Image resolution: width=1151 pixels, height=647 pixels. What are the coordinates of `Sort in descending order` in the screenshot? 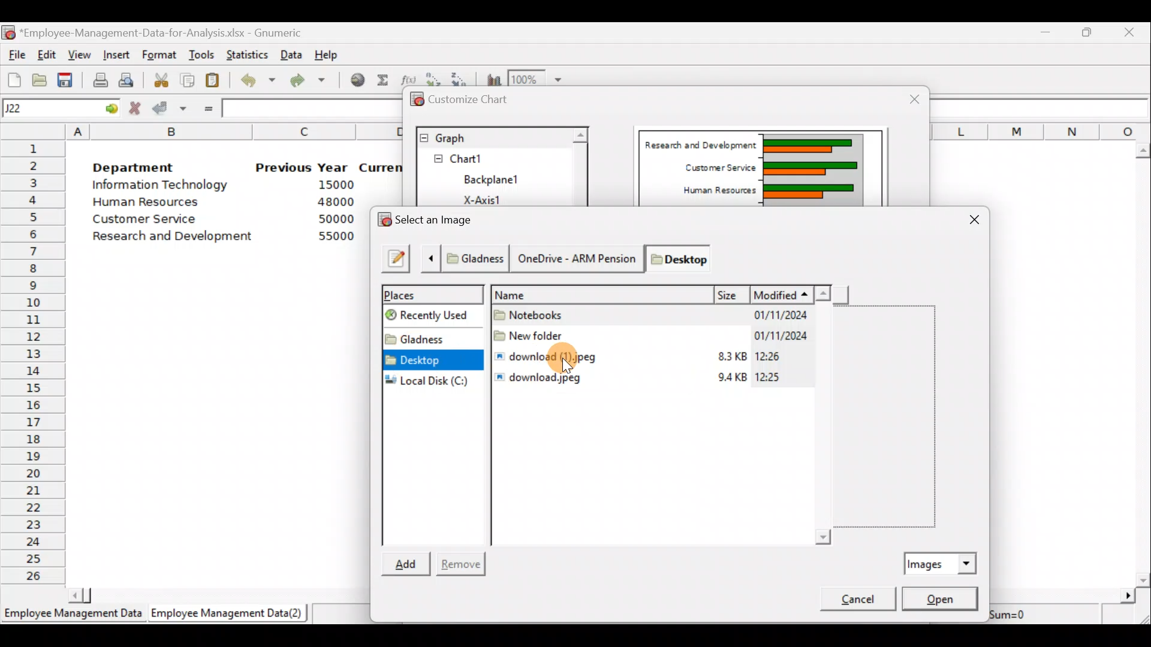 It's located at (462, 76).